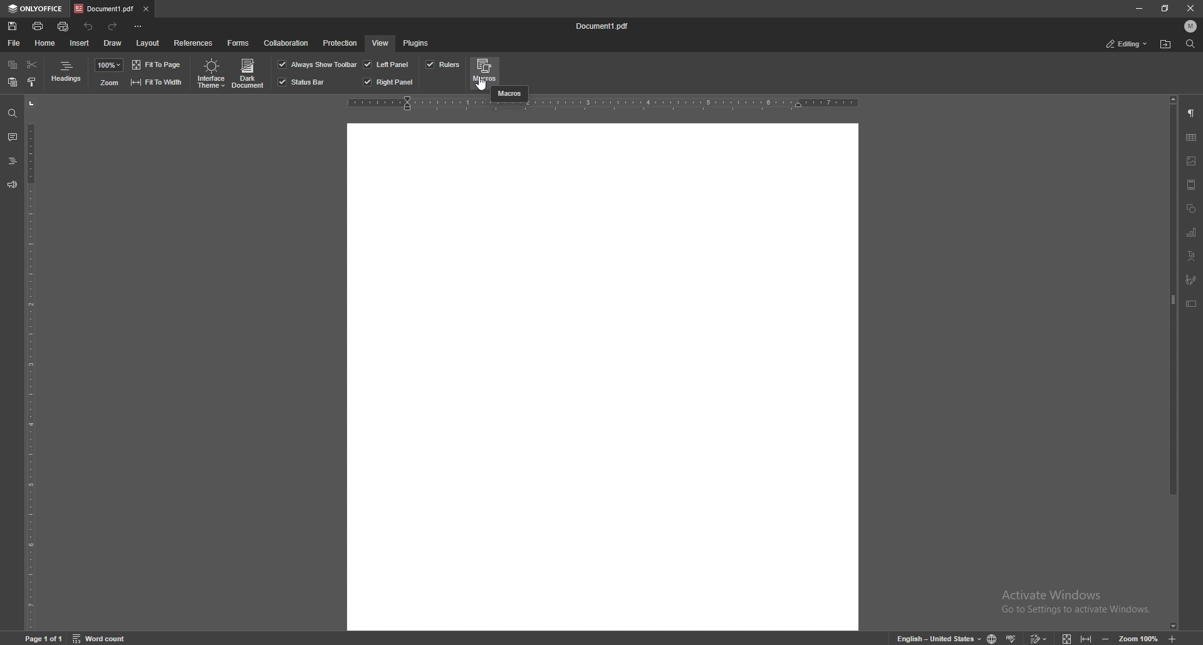 Image resolution: width=1203 pixels, height=645 pixels. What do you see at coordinates (1174, 639) in the screenshot?
I see `zoom in` at bounding box center [1174, 639].